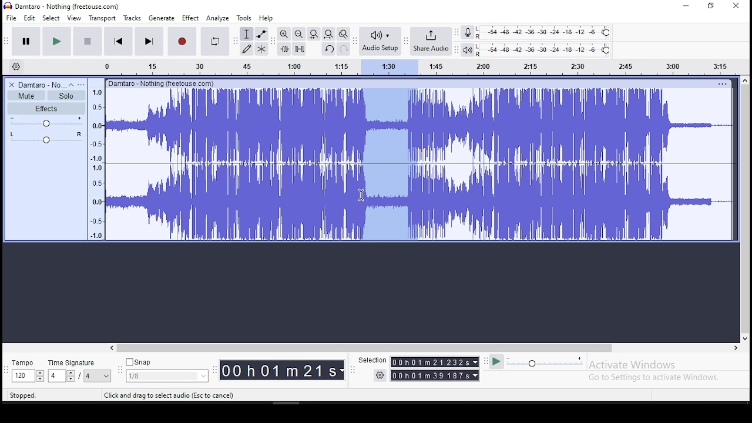 This screenshot has width=752, height=423. Describe the element at coordinates (722, 83) in the screenshot. I see `` at that location.